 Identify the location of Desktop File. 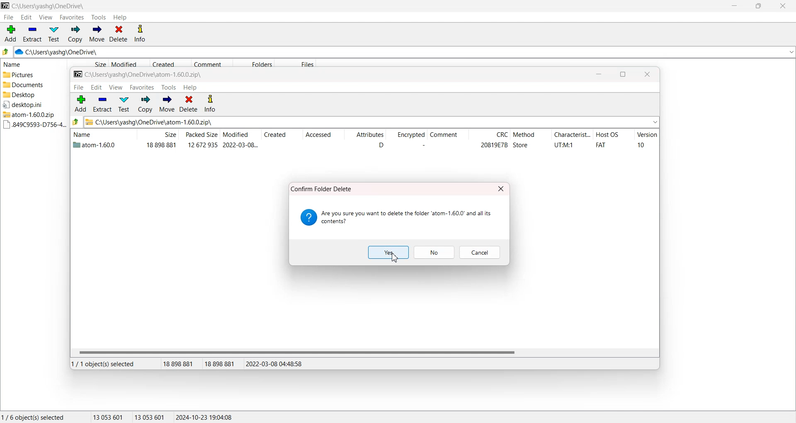
(31, 105).